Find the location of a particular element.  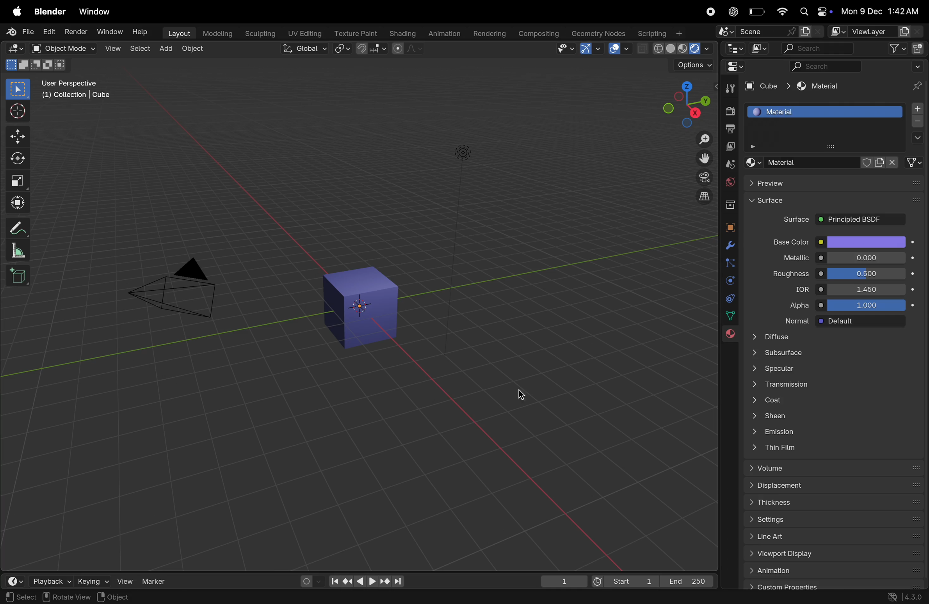

modifiers is located at coordinates (730, 246).